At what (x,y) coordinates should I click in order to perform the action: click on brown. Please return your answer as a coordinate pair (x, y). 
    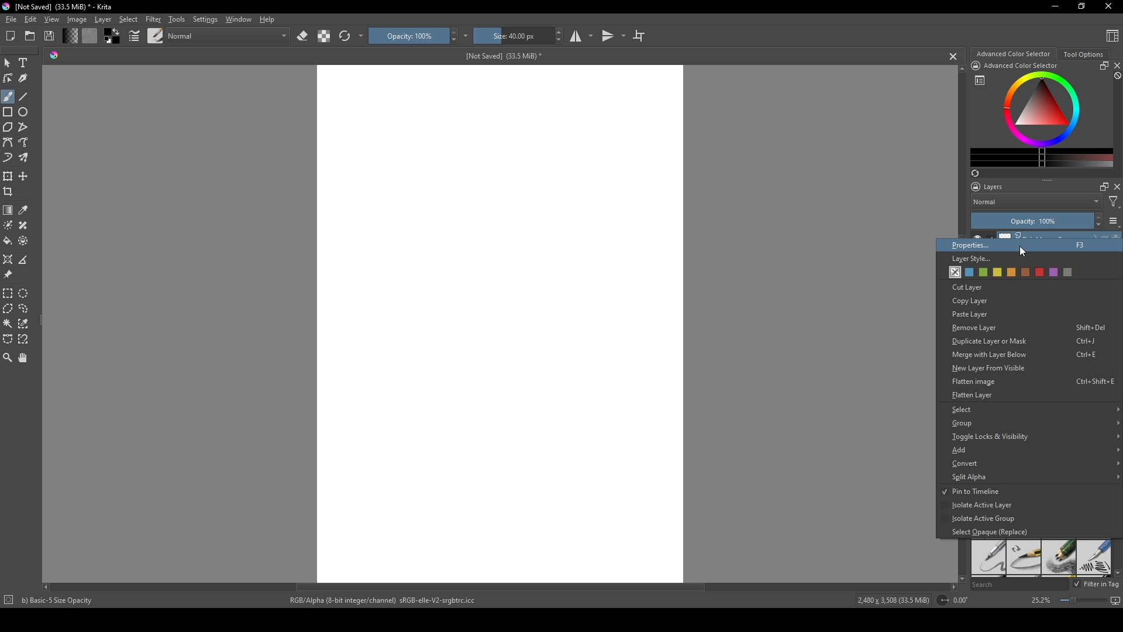
    Looking at the image, I should click on (1025, 273).